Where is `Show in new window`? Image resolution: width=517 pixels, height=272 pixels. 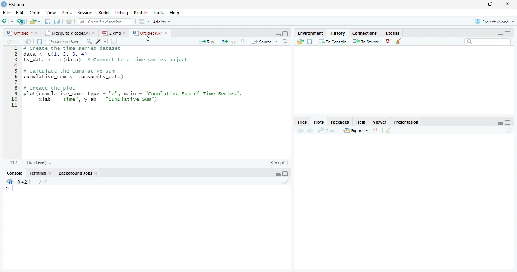 Show in new window is located at coordinates (28, 43).